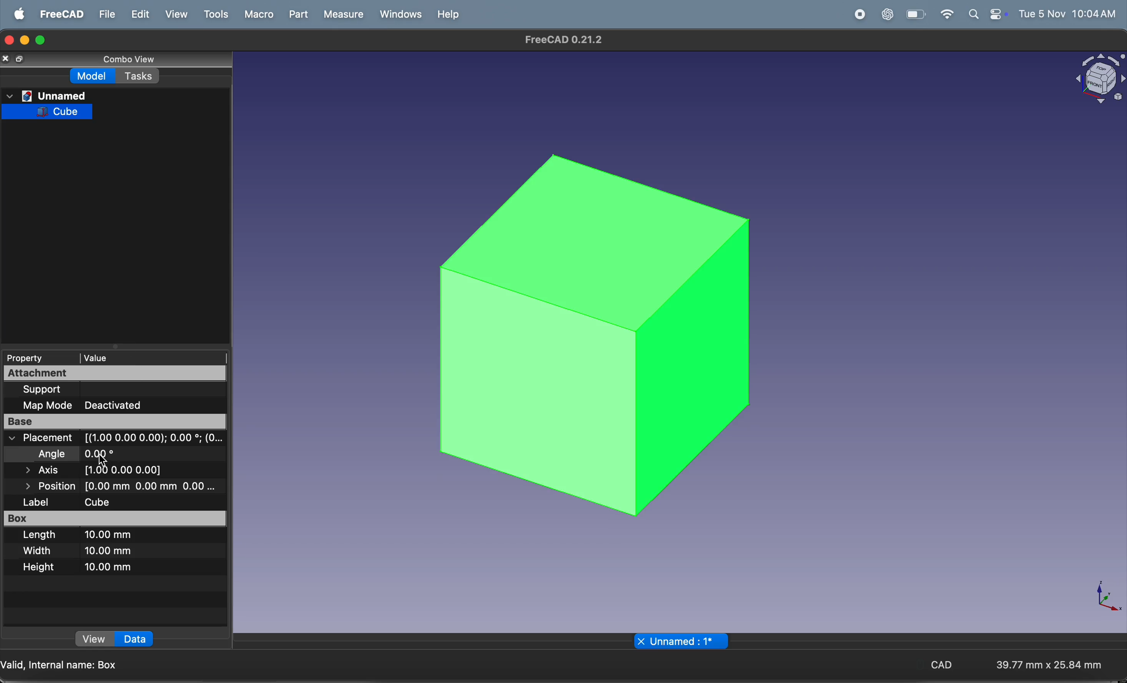  What do you see at coordinates (1046, 664) in the screenshot?
I see `aspect ratio` at bounding box center [1046, 664].